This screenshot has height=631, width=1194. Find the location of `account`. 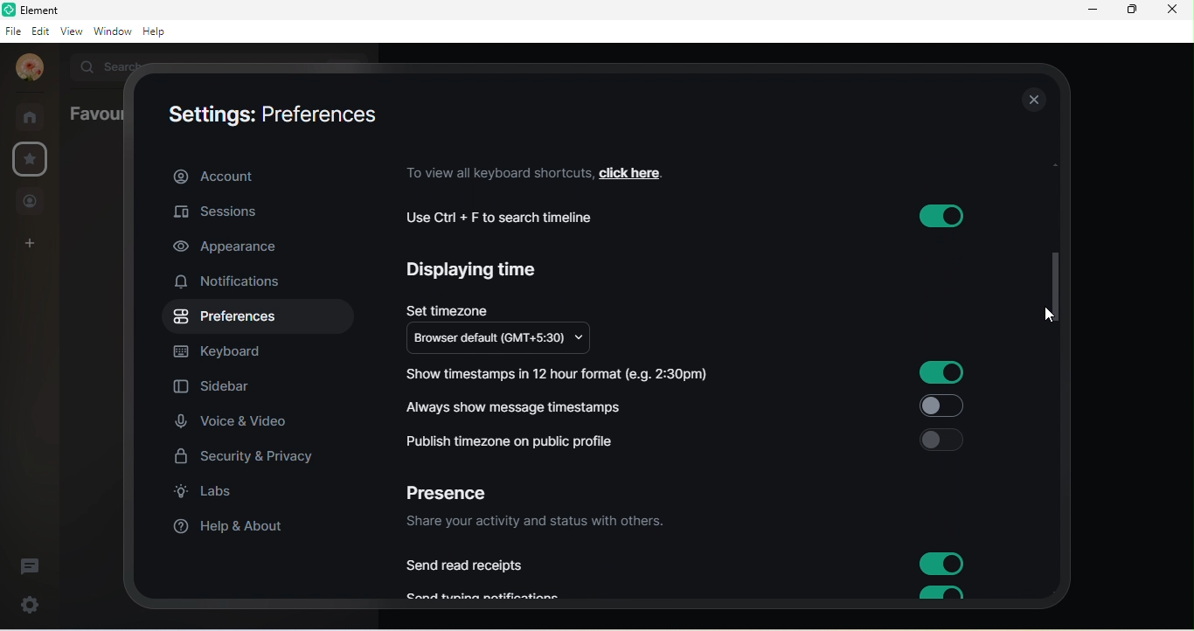

account is located at coordinates (261, 174).